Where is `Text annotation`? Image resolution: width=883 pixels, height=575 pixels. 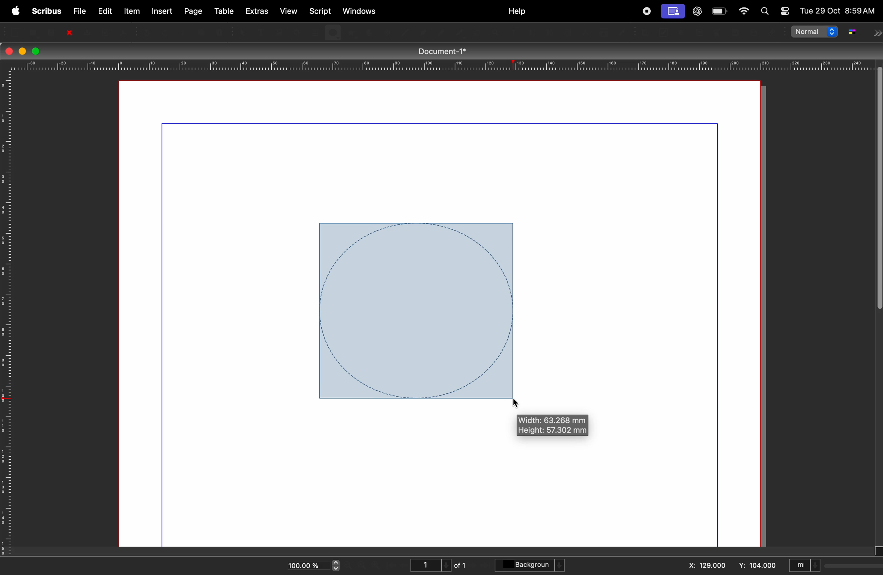
Text annotation is located at coordinates (755, 33).